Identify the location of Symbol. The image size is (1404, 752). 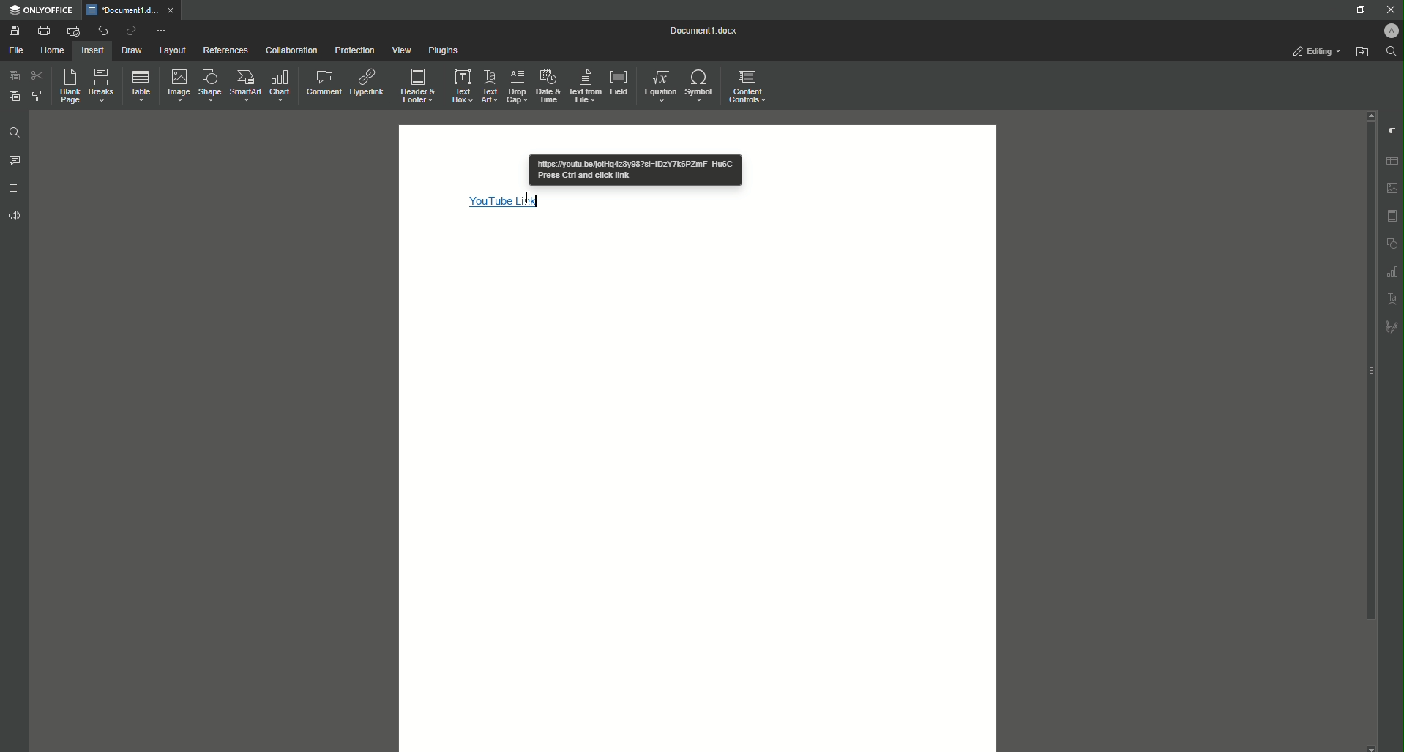
(701, 84).